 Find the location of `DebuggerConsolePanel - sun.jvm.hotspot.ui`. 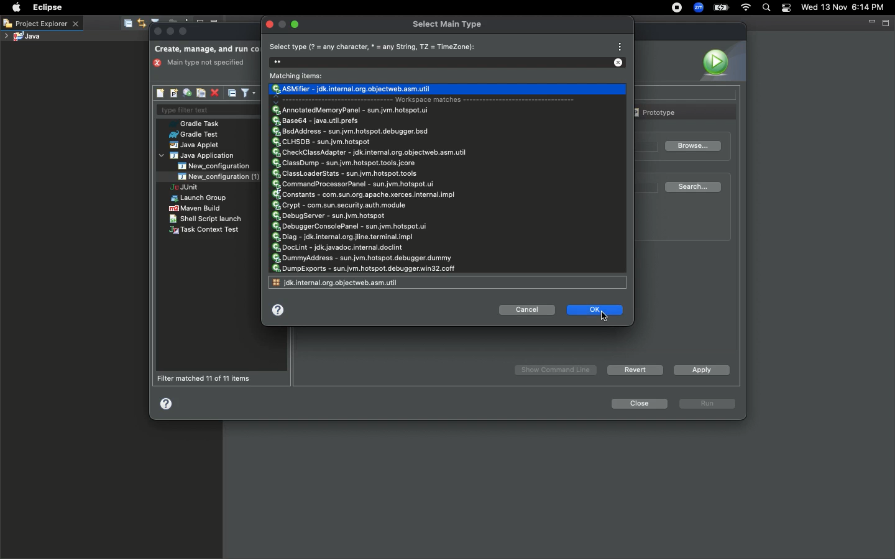

DebuggerConsolePanel - sun.jvm.hotspot.ui is located at coordinates (351, 227).